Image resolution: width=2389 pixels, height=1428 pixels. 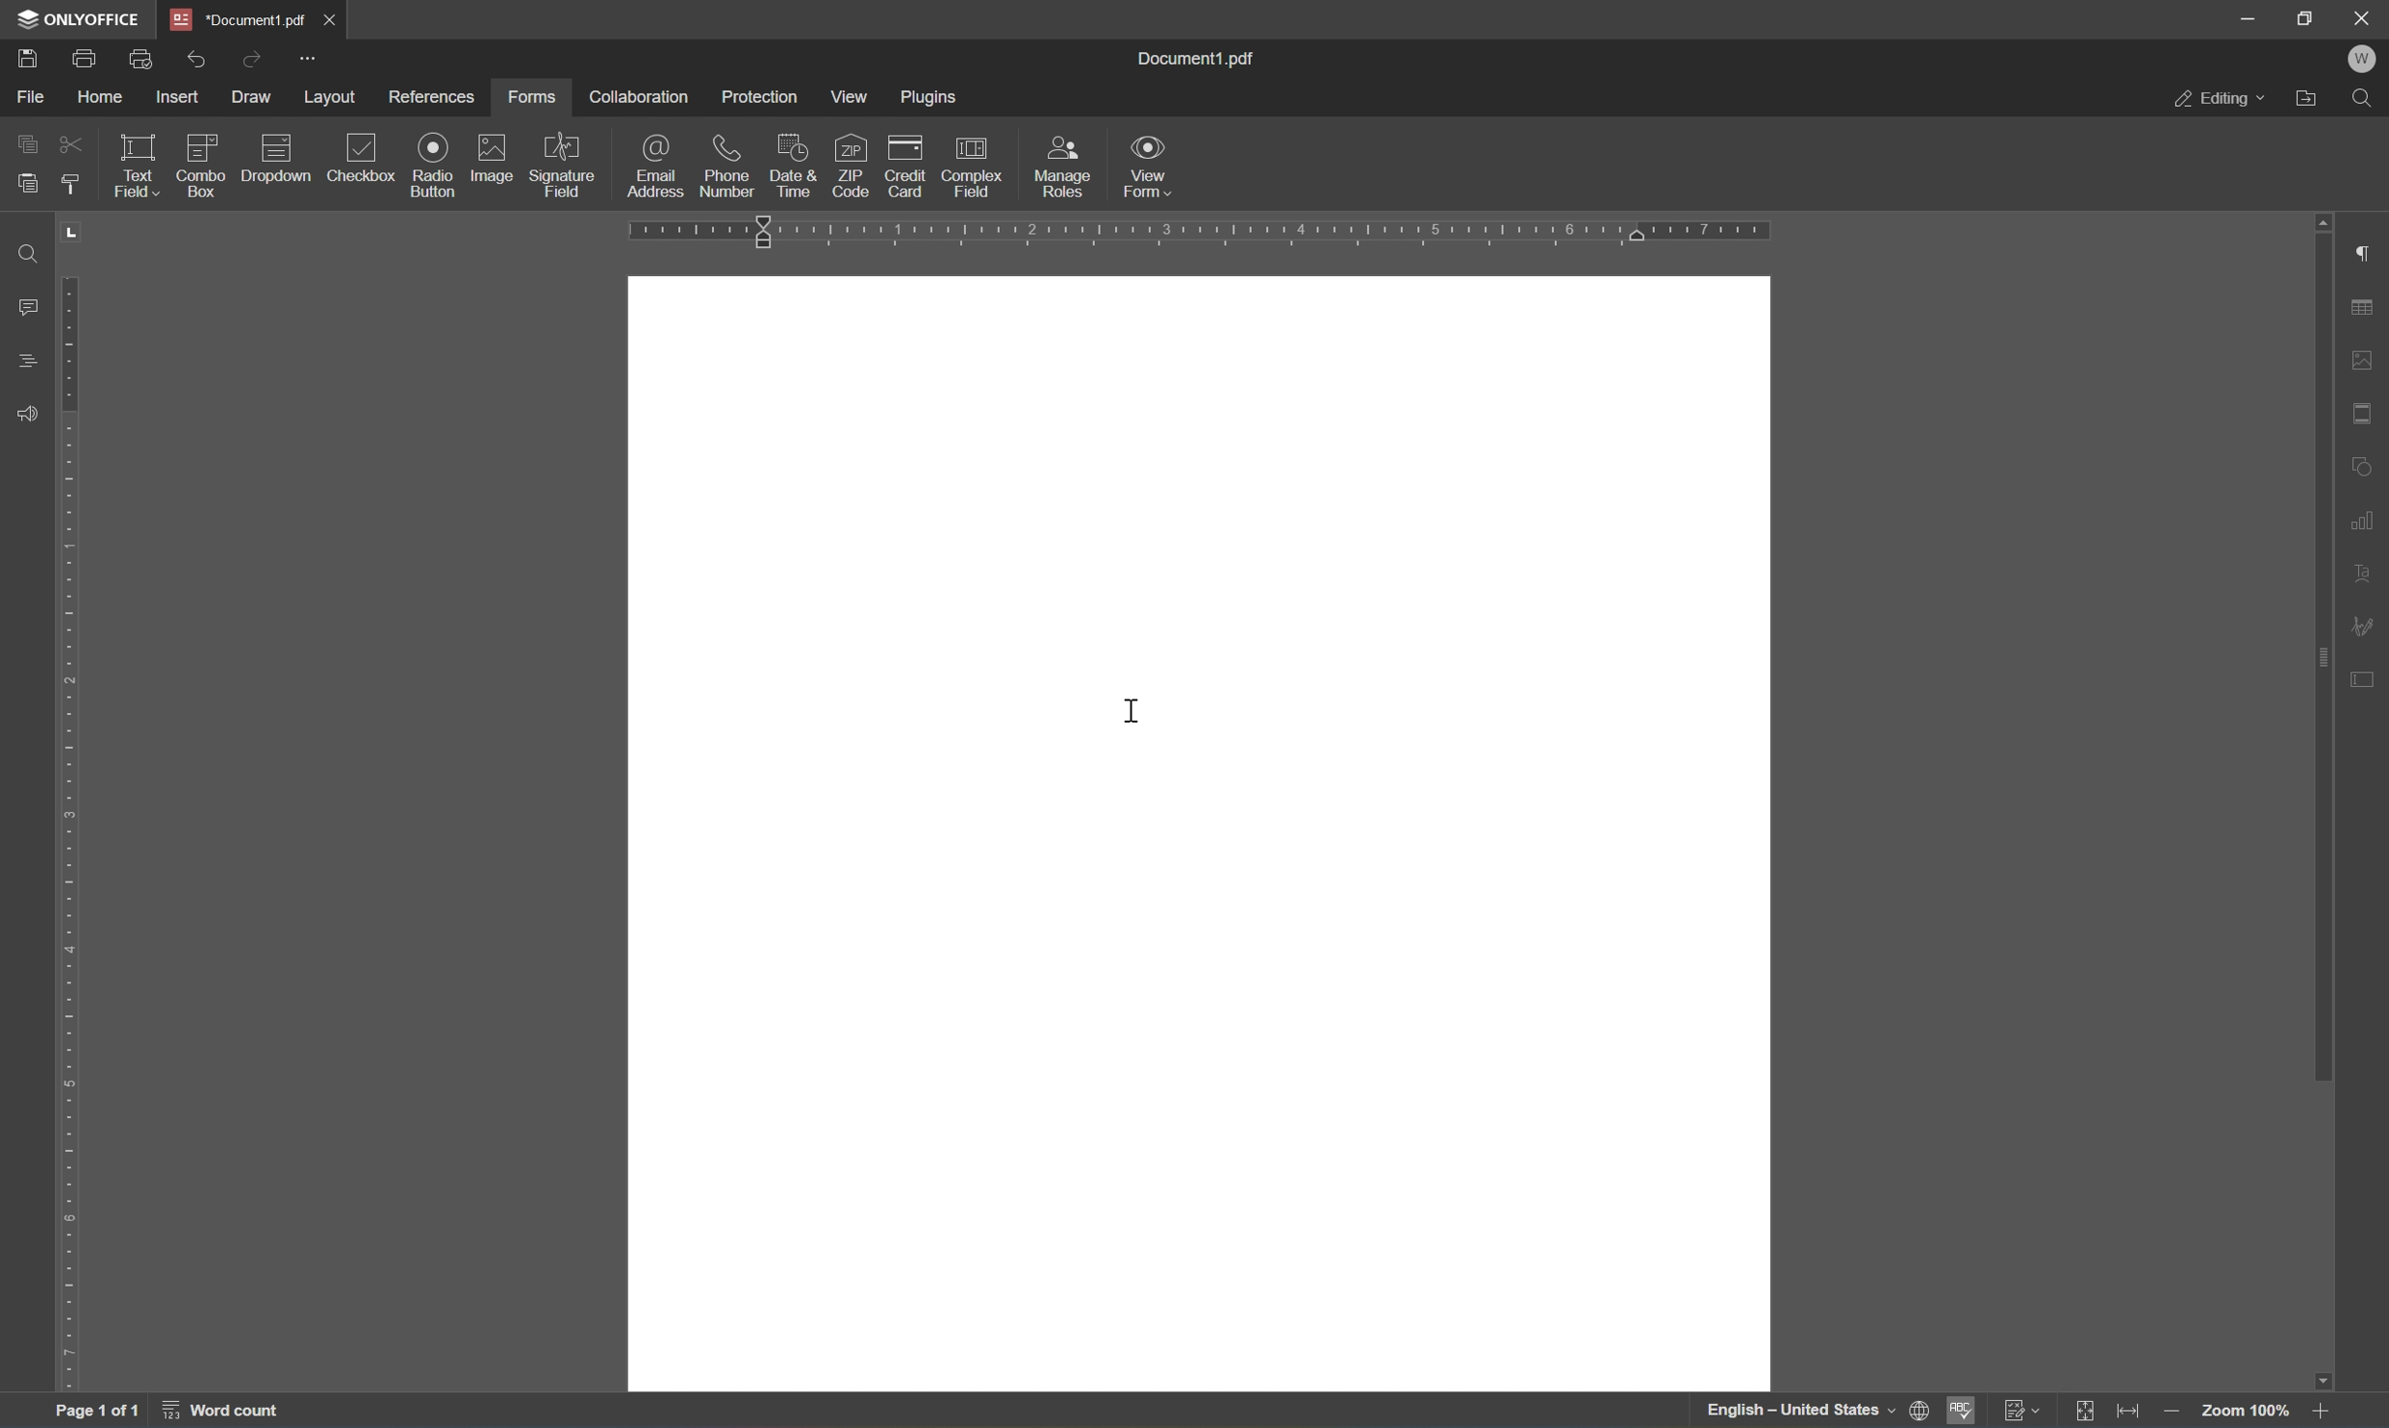 What do you see at coordinates (974, 166) in the screenshot?
I see `complex field` at bounding box center [974, 166].